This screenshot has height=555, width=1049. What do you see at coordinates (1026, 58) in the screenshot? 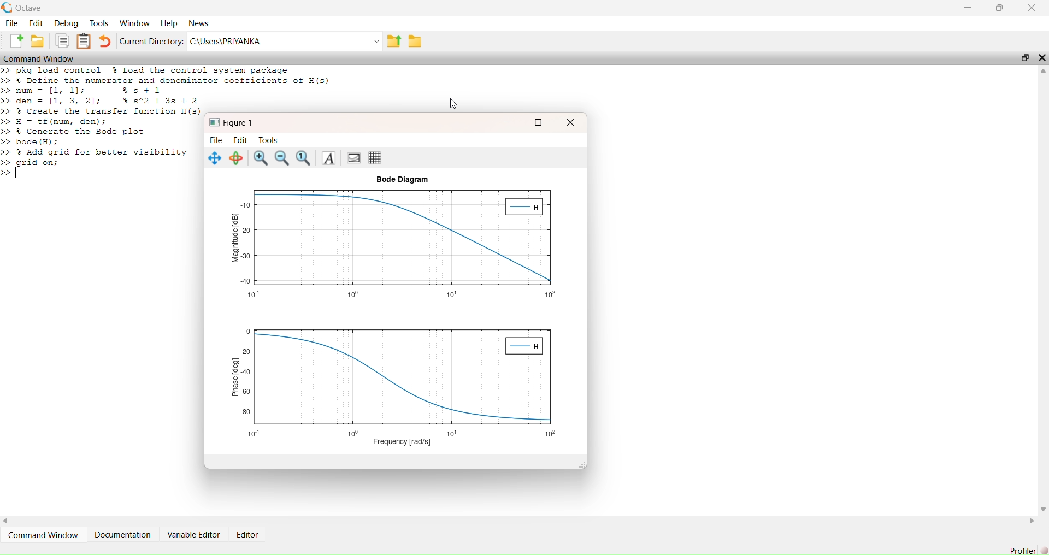
I see `restore` at bounding box center [1026, 58].